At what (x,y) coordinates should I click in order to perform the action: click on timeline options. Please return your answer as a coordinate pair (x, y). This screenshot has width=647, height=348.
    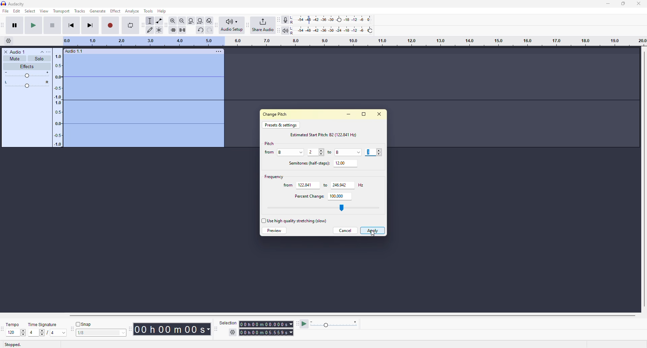
    Looking at the image, I should click on (9, 40).